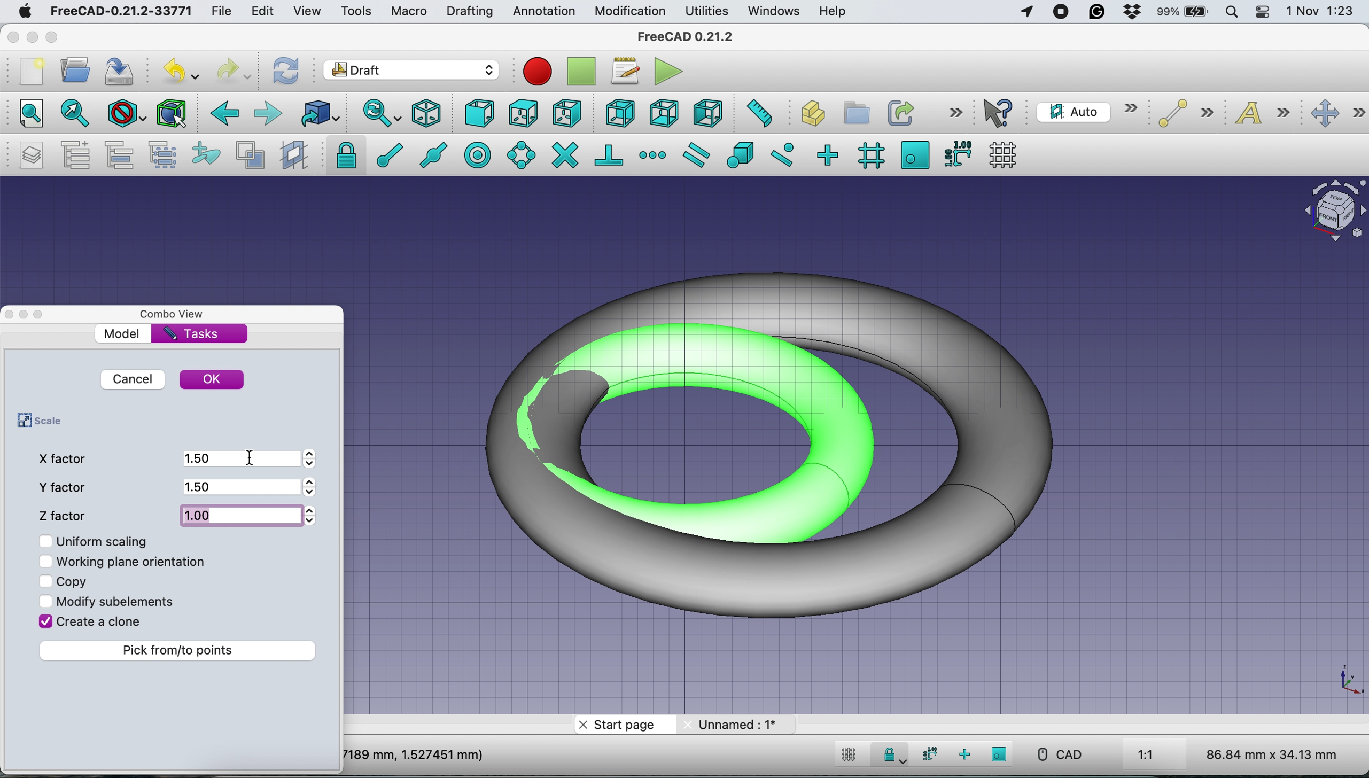  Describe the element at coordinates (75, 73) in the screenshot. I see `open` at that location.